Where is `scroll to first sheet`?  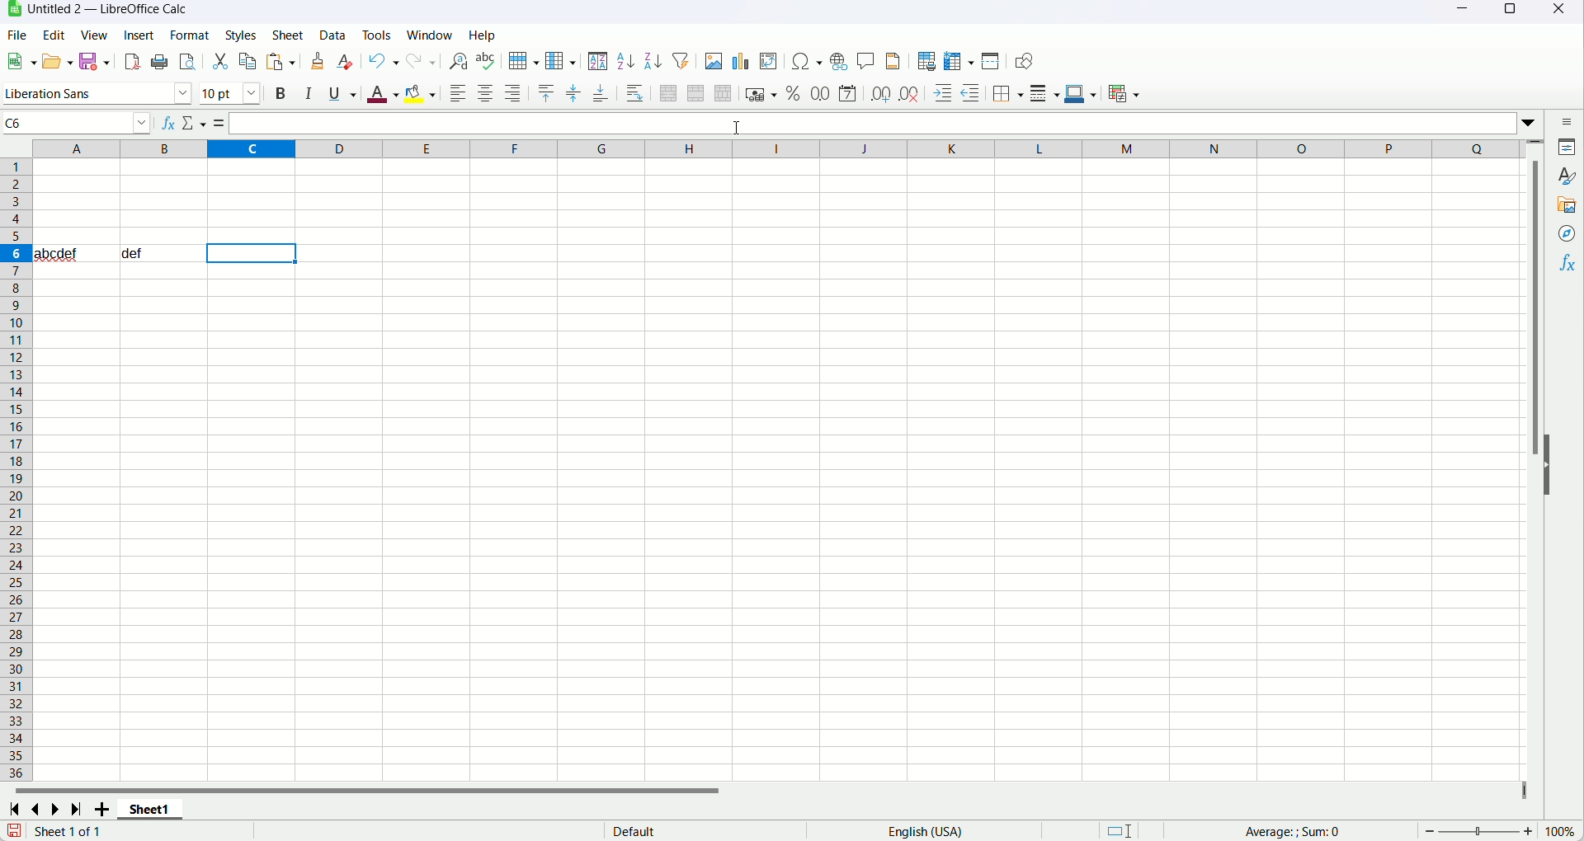 scroll to first sheet is located at coordinates (18, 807).